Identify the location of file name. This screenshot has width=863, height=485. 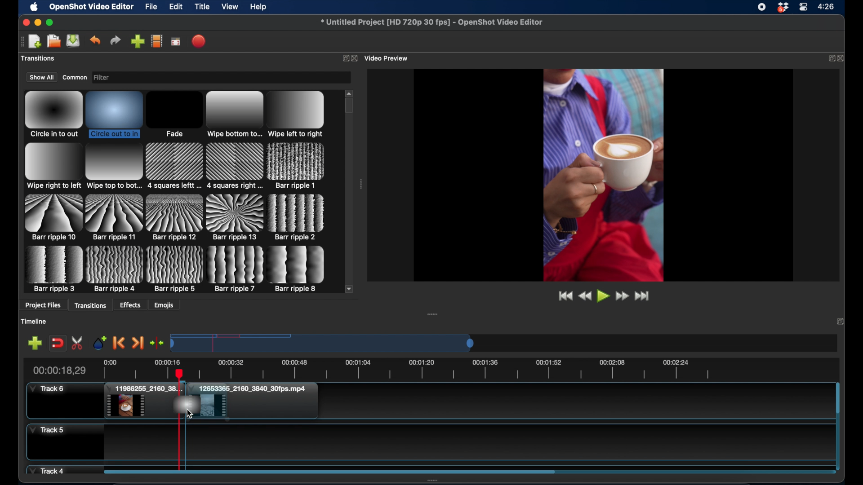
(432, 22).